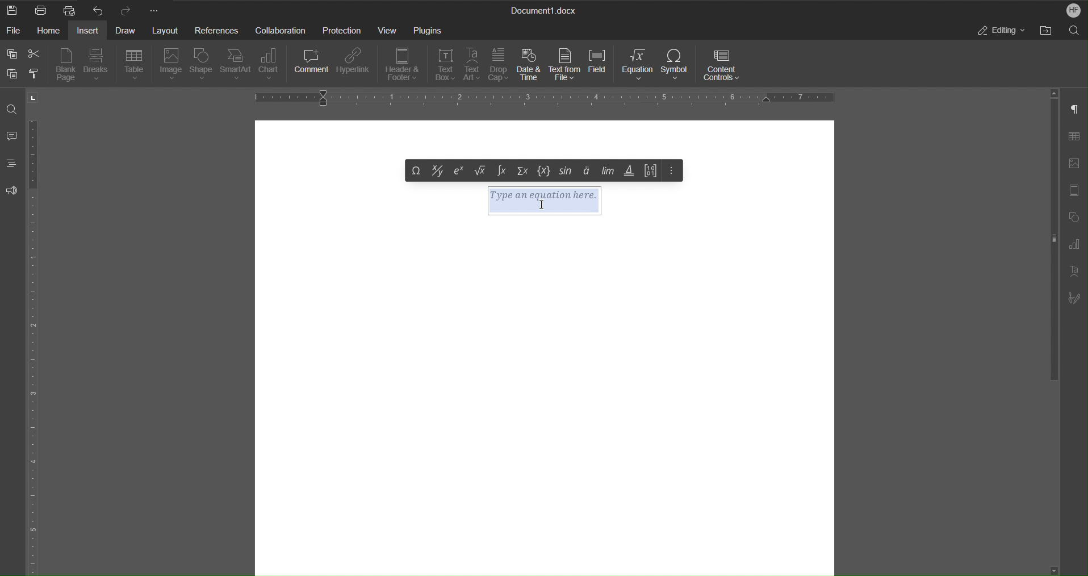  Describe the element at coordinates (1074, 245) in the screenshot. I see `Graph` at that location.